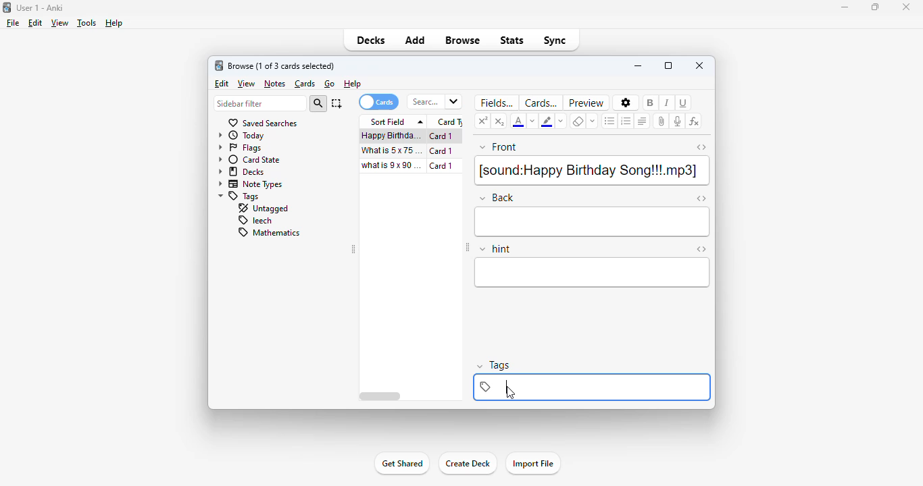  Describe the element at coordinates (392, 150) in the screenshot. I see `what is 5x75=?` at that location.